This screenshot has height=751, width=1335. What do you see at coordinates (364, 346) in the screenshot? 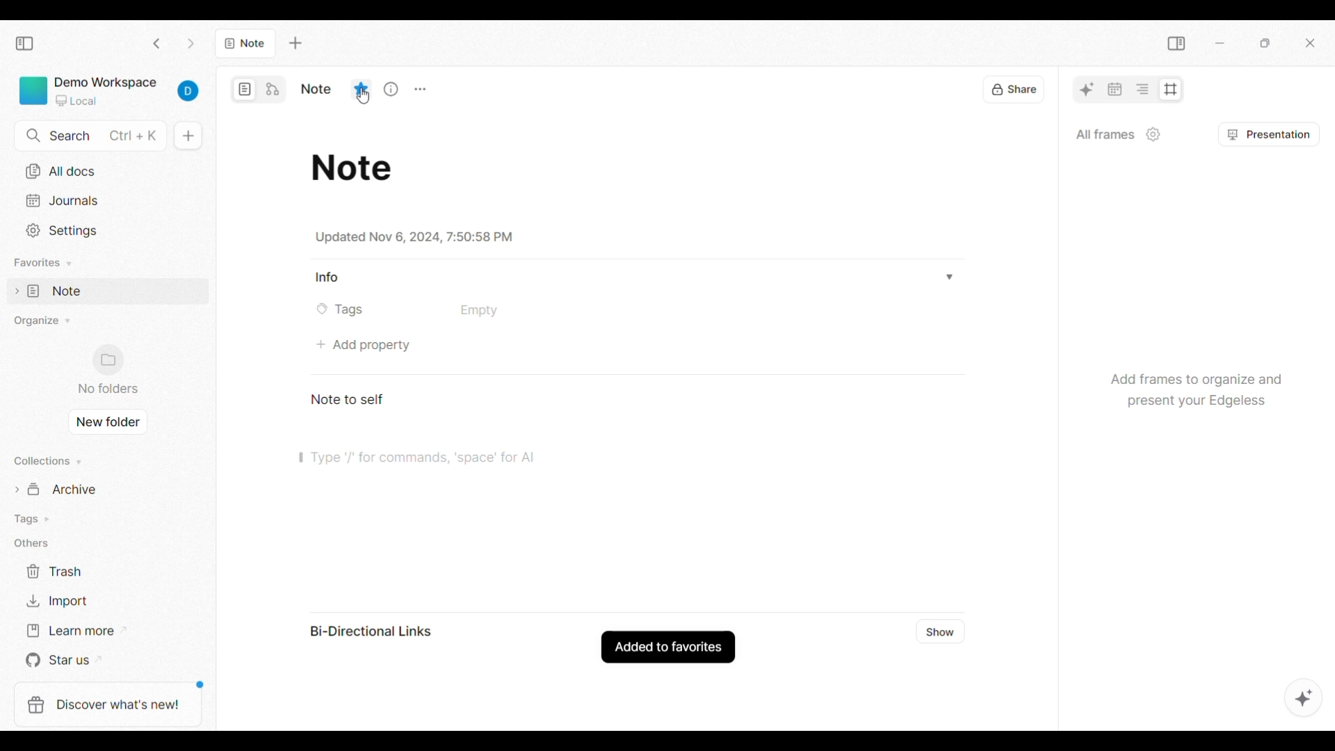
I see `Add property` at bounding box center [364, 346].